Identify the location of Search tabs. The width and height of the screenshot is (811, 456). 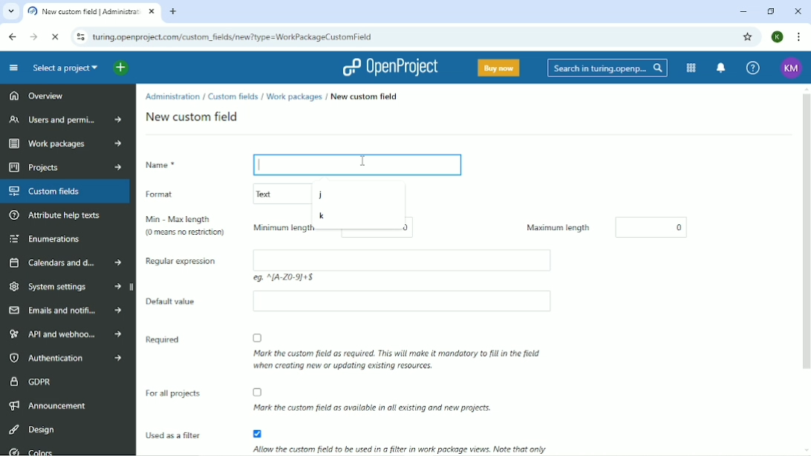
(10, 12).